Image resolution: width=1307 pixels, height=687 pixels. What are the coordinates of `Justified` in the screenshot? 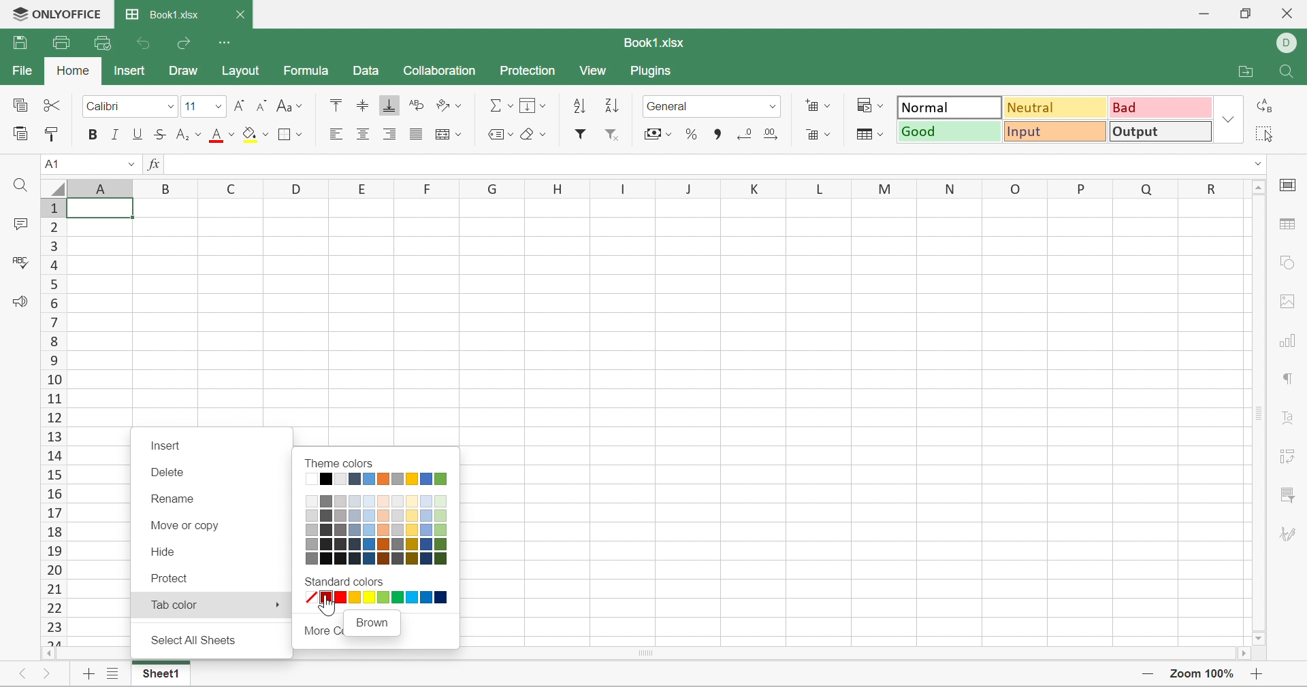 It's located at (413, 134).